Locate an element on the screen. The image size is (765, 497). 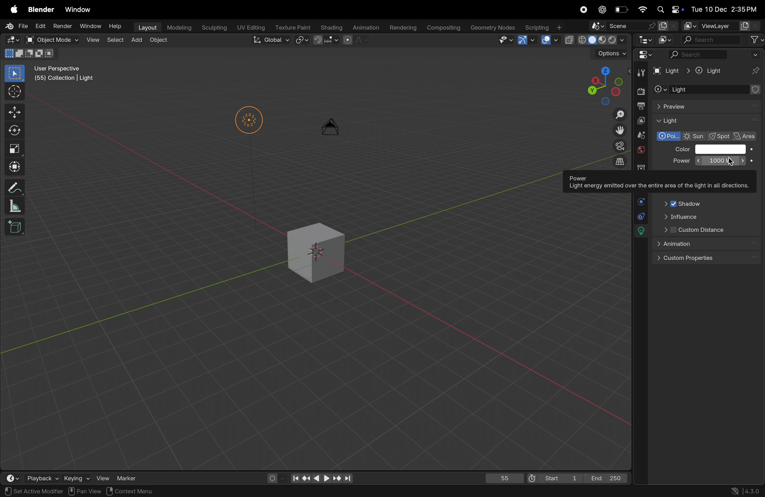
filter is located at coordinates (756, 39).